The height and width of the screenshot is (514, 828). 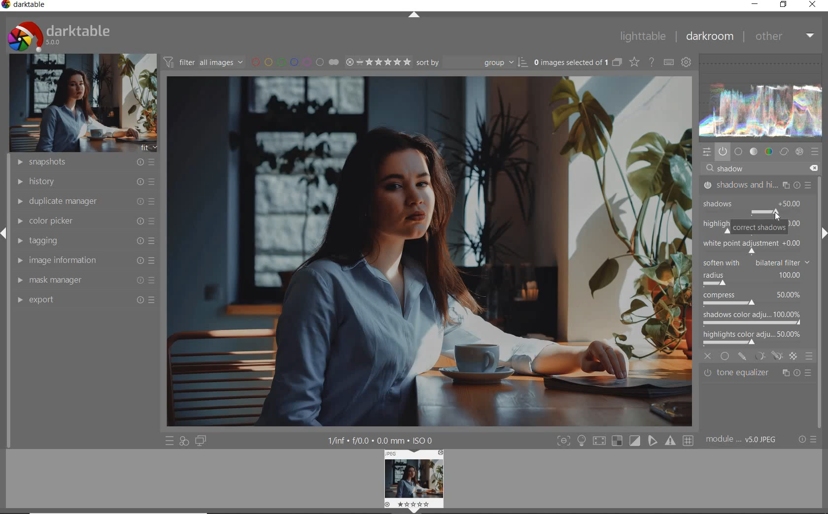 I want to click on other, so click(x=784, y=36).